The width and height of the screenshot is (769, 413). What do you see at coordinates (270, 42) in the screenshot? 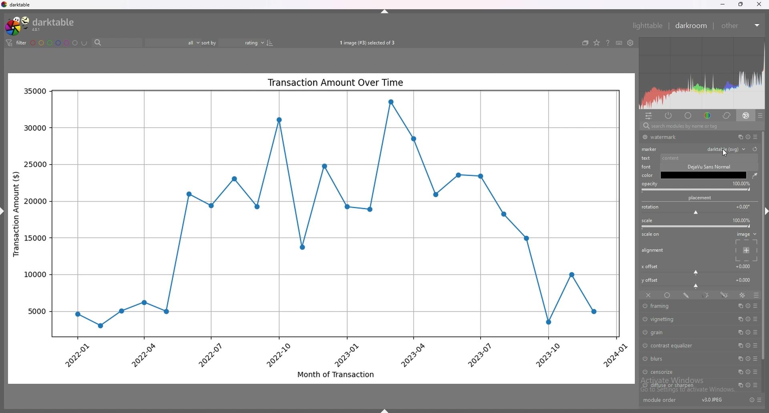
I see `reverse sort order` at bounding box center [270, 42].